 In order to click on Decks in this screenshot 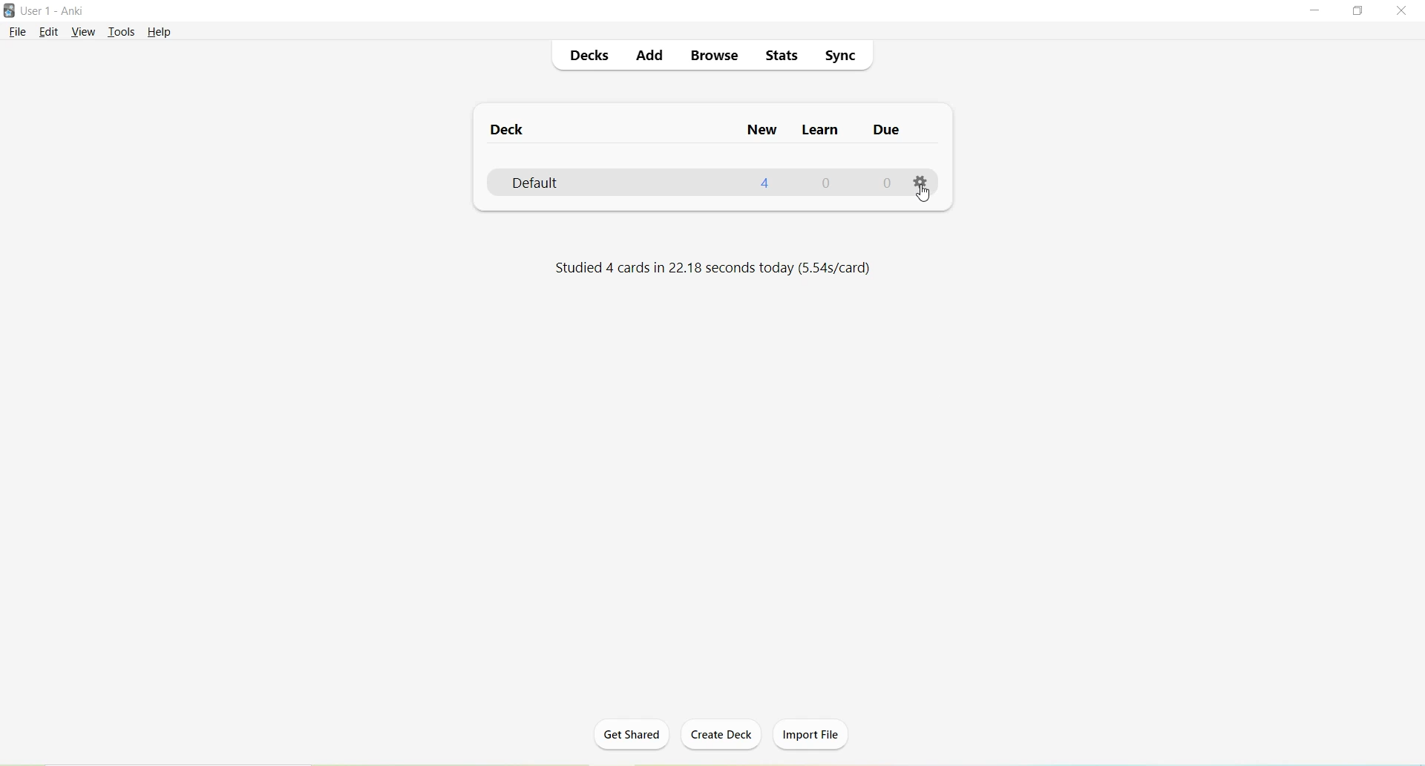, I will do `click(589, 56)`.